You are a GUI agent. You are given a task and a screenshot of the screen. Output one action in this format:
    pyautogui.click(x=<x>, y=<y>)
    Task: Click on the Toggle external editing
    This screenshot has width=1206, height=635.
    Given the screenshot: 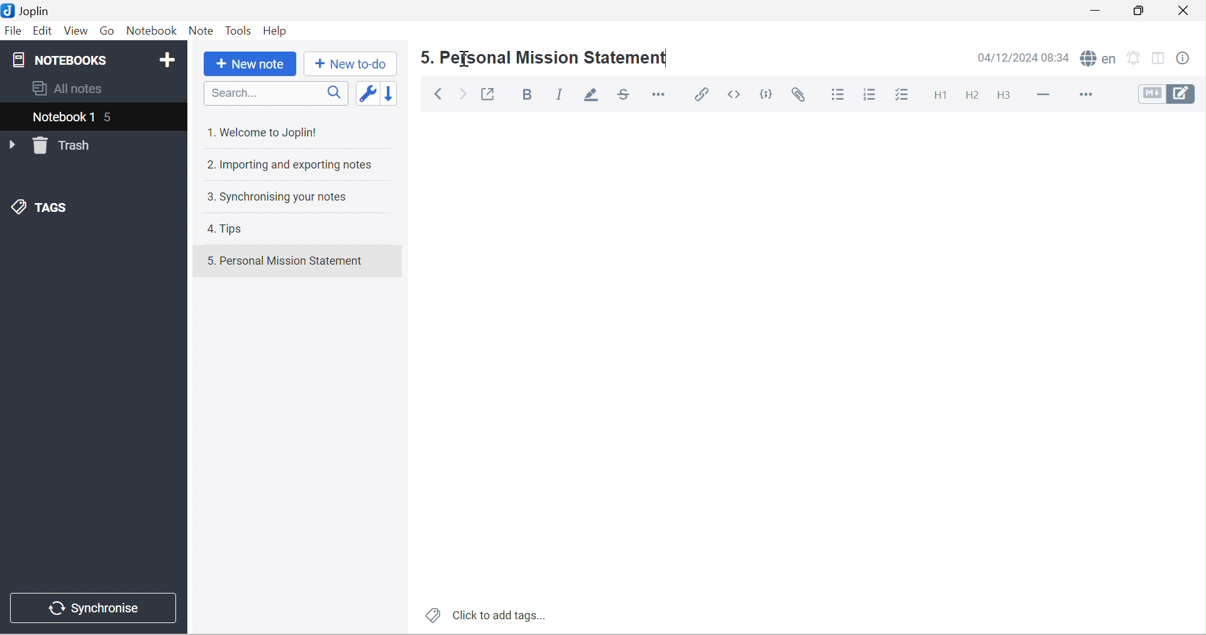 What is the action you would take?
    pyautogui.click(x=488, y=94)
    